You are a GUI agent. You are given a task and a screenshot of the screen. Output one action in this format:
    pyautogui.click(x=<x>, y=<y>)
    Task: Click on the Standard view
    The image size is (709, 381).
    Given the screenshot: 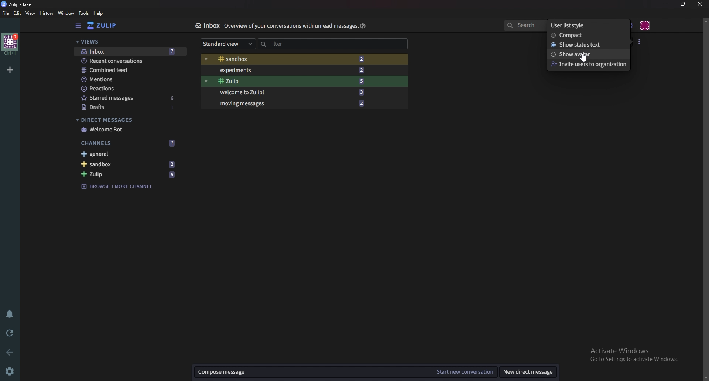 What is the action you would take?
    pyautogui.click(x=229, y=44)
    